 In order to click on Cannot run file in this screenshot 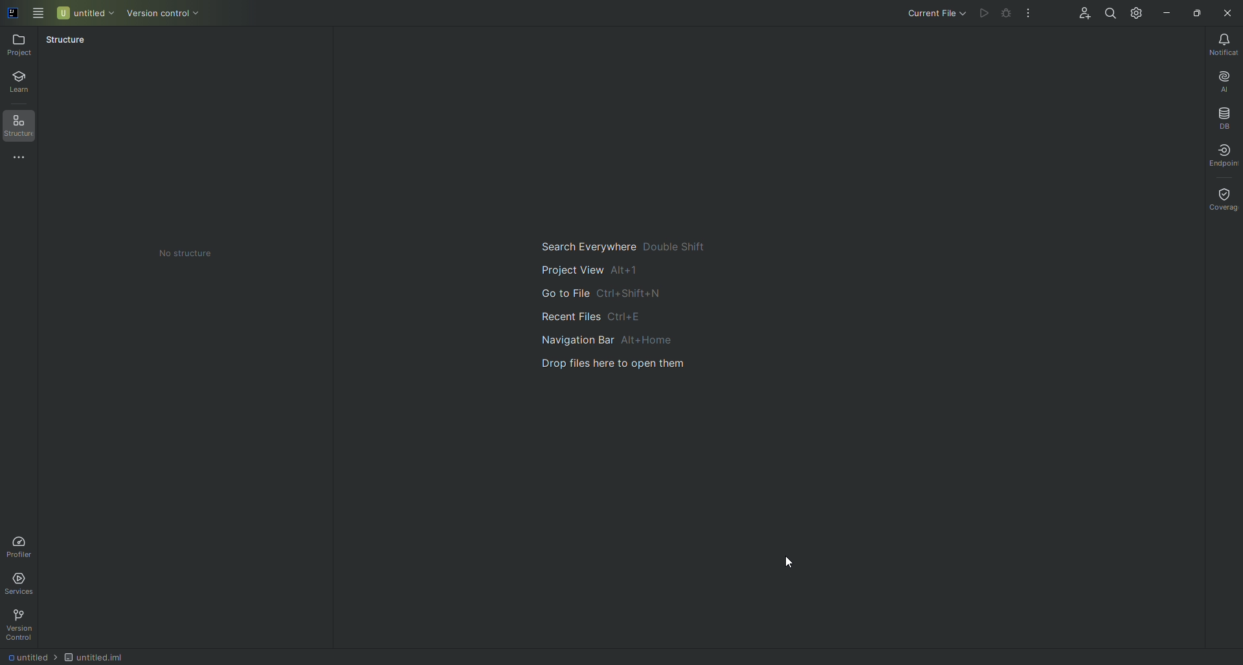, I will do `click(983, 13)`.